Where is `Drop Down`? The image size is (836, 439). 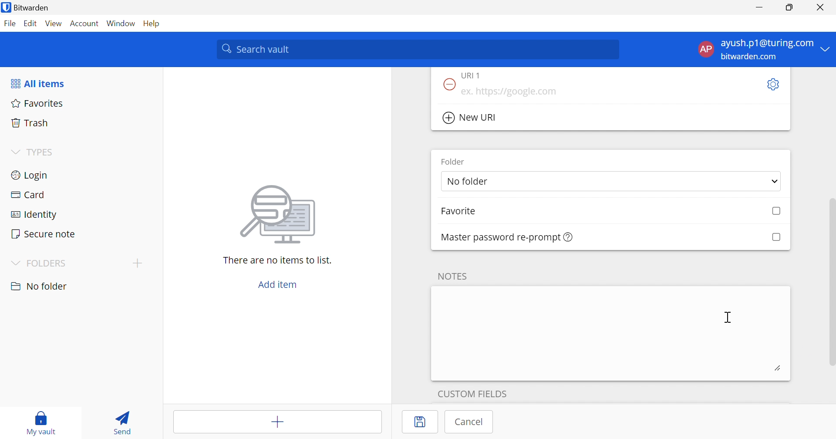 Drop Down is located at coordinates (14, 264).